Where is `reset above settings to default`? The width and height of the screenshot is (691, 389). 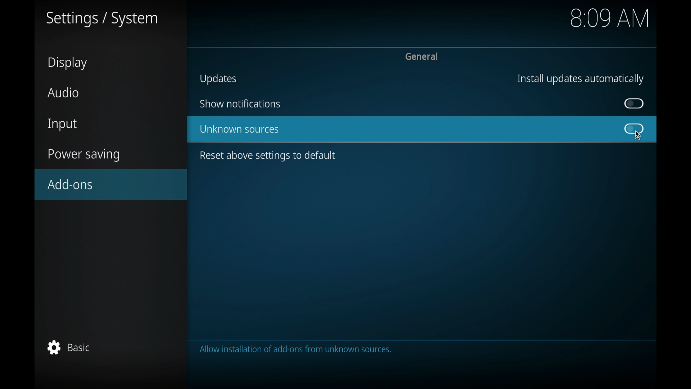 reset above settings to default is located at coordinates (268, 156).